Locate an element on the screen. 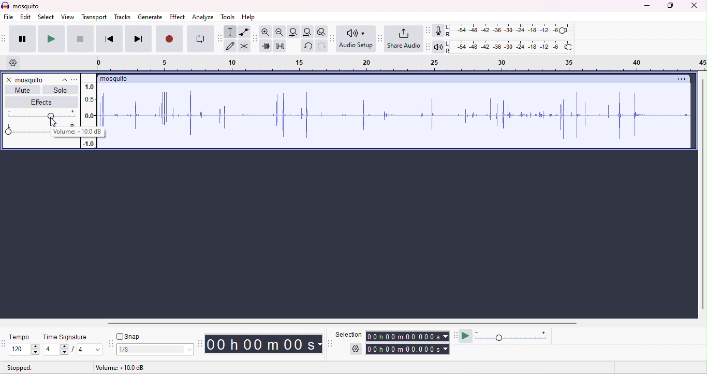 Image resolution: width=707 pixels, height=374 pixels. track title is located at coordinates (114, 79).